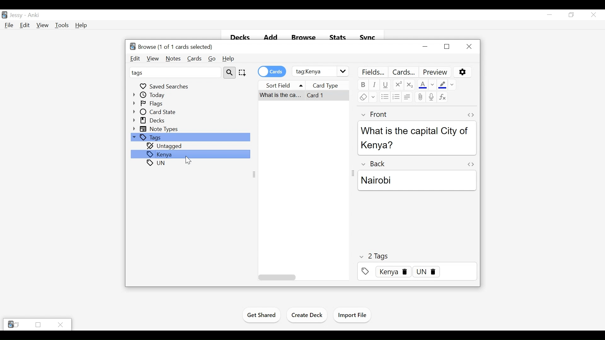 The image size is (605, 340). What do you see at coordinates (8, 25) in the screenshot?
I see `File` at bounding box center [8, 25].